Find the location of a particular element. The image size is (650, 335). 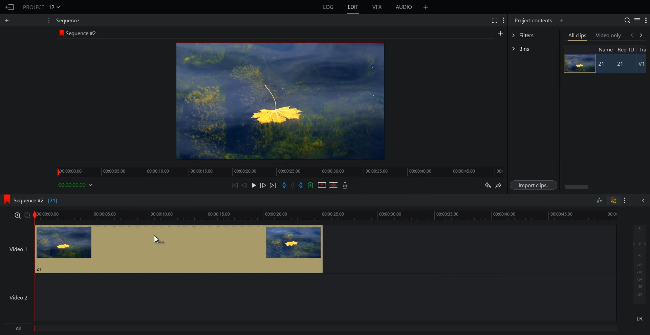

Play is located at coordinates (255, 185).